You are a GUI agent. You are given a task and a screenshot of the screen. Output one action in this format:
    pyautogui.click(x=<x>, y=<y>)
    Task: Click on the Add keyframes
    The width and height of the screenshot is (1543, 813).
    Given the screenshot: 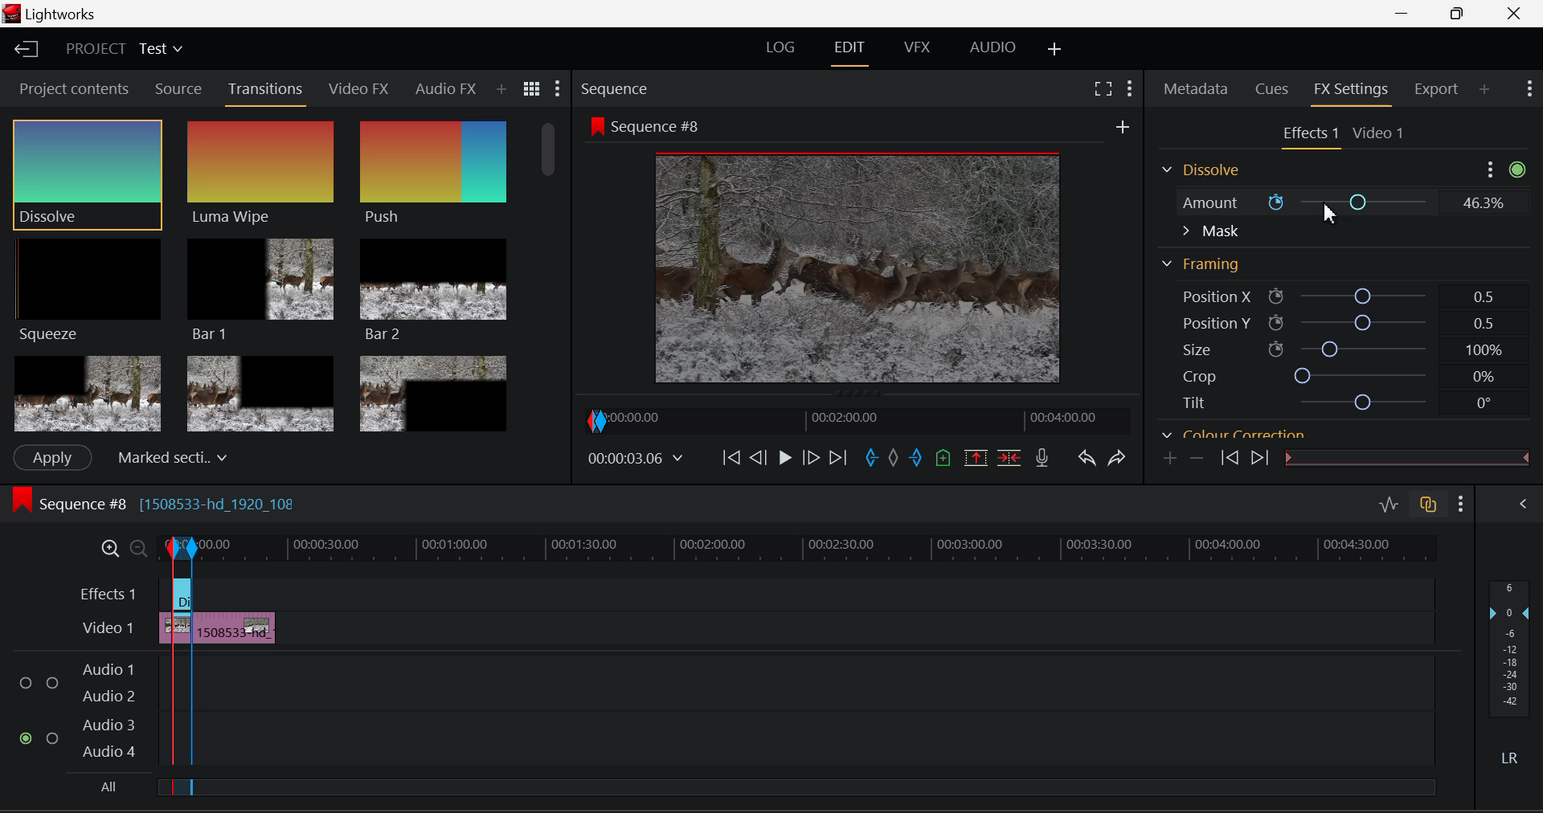 What is the action you would take?
    pyautogui.click(x=1171, y=459)
    